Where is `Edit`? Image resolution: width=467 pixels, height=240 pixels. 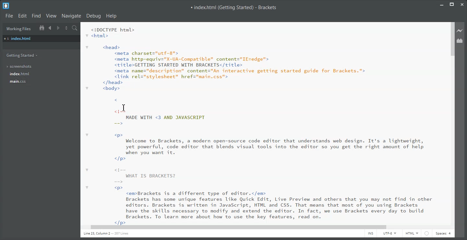
Edit is located at coordinates (22, 16).